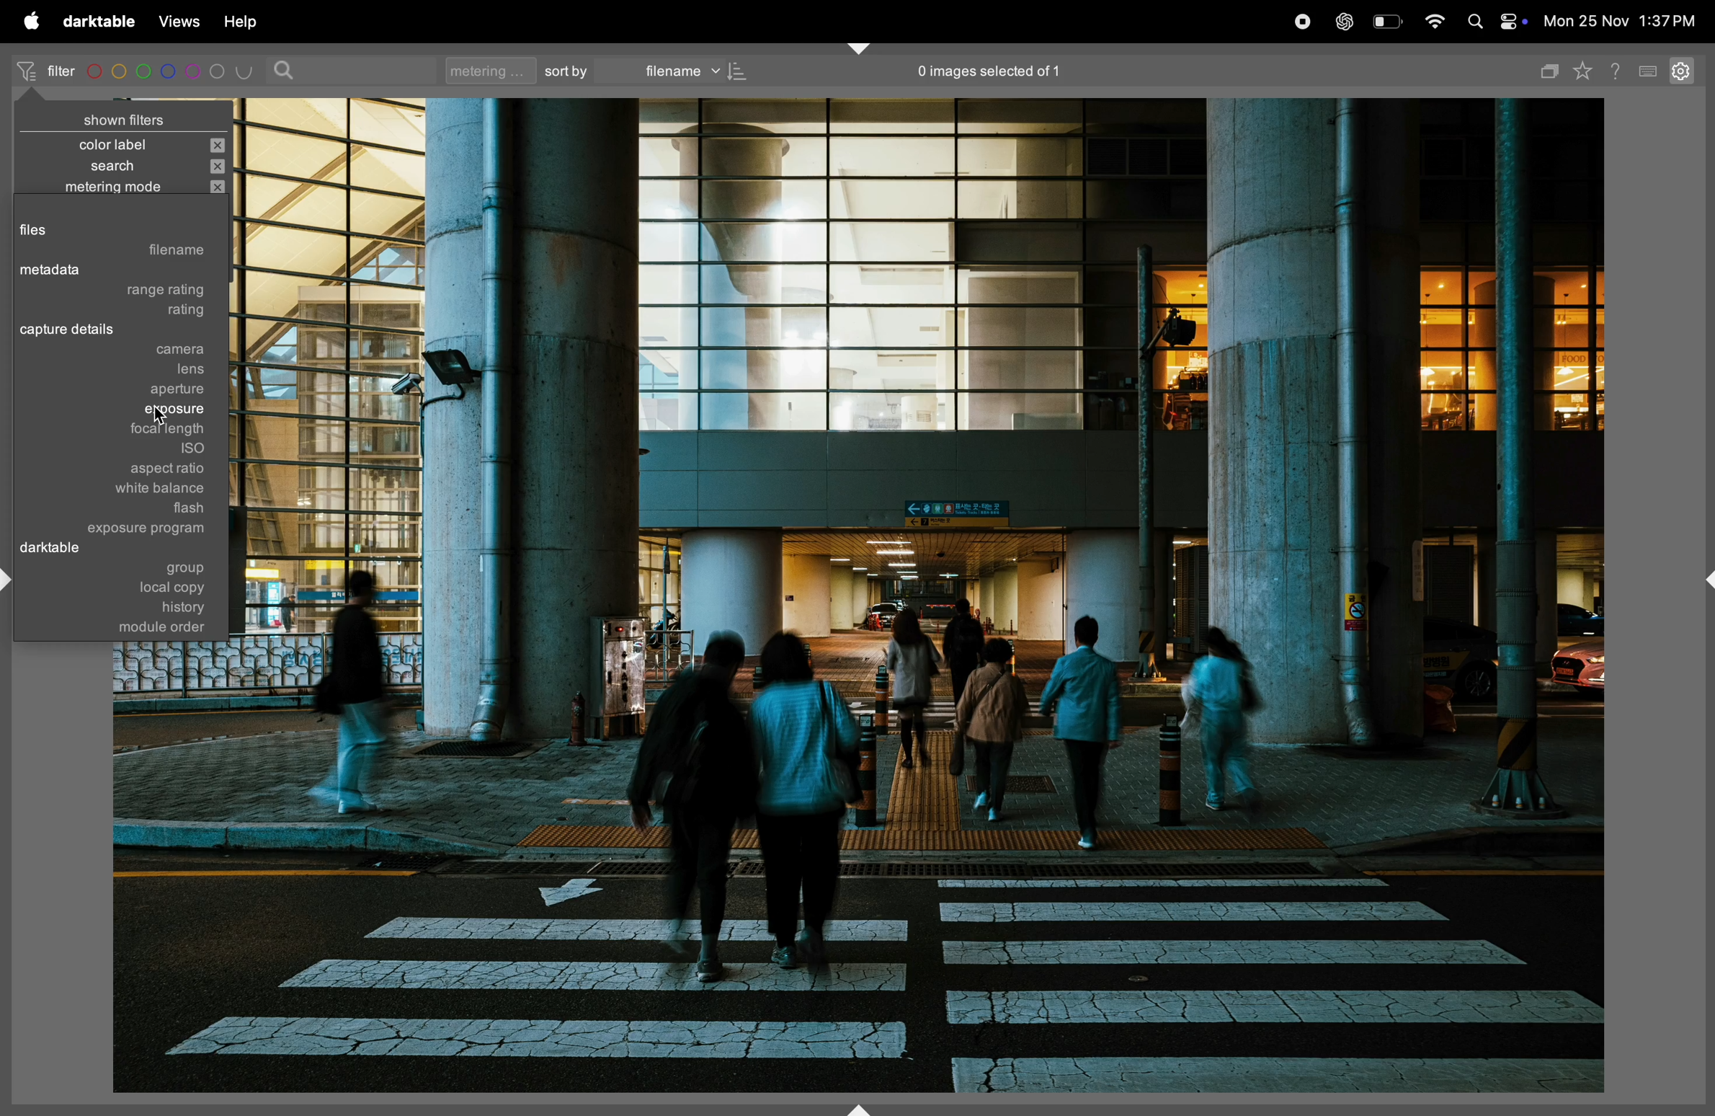  I want to click on search, so click(131, 167).